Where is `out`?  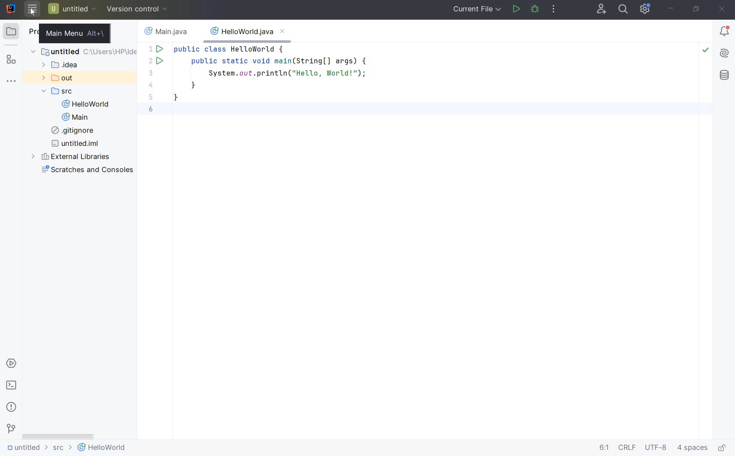
out is located at coordinates (57, 78).